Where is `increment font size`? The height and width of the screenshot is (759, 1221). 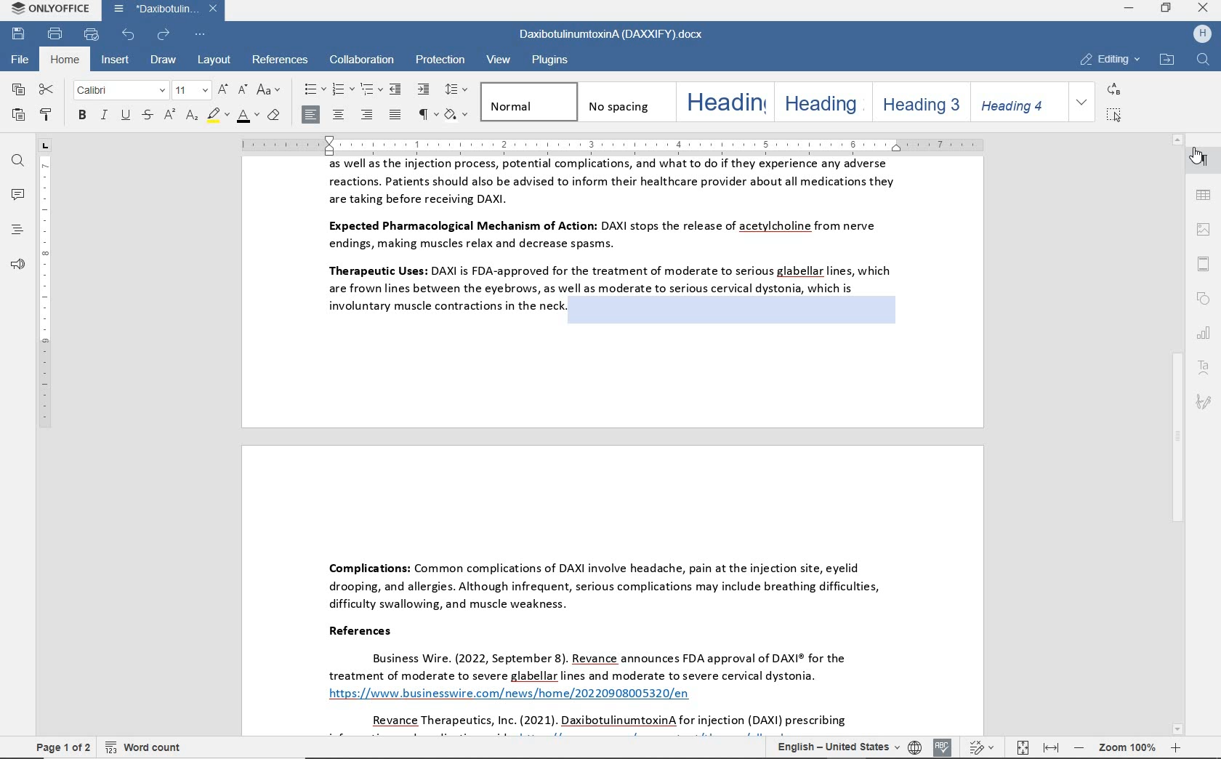 increment font size is located at coordinates (221, 89).